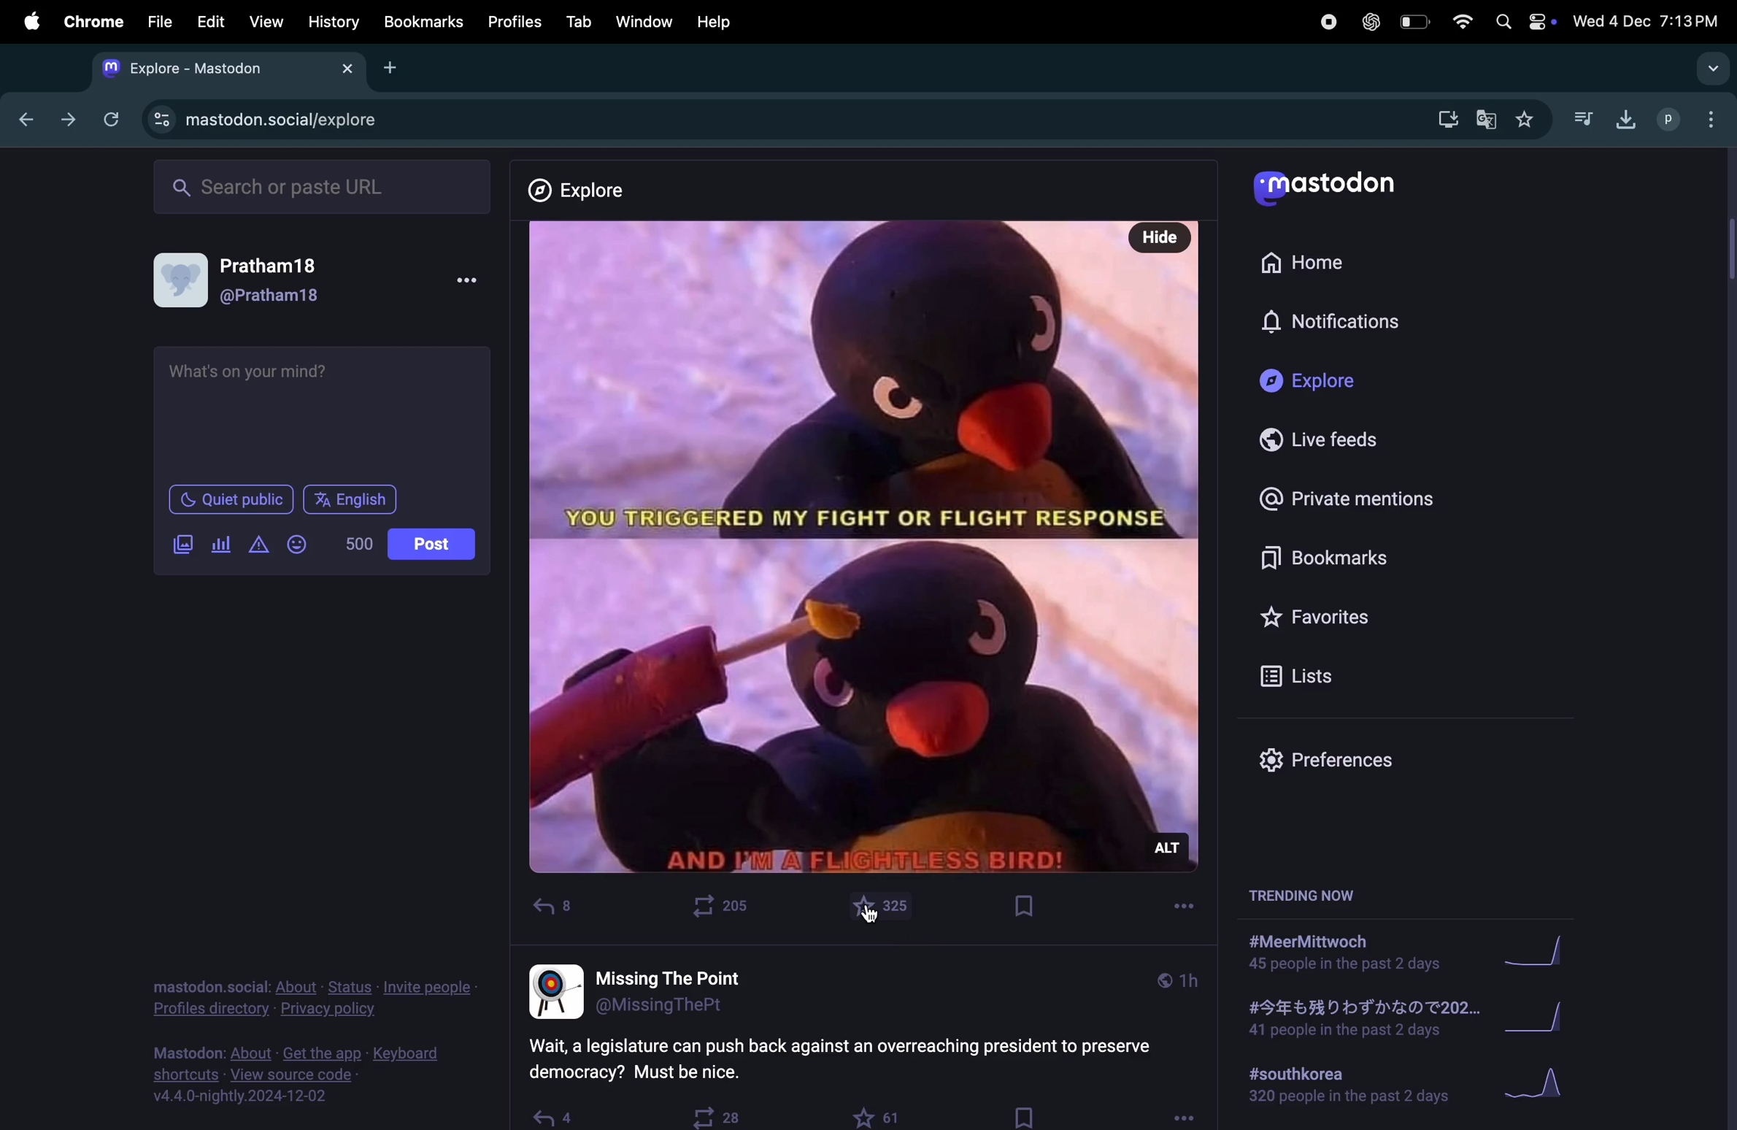 This screenshot has width=1737, height=1130. I want to click on view source code, so click(309, 1076).